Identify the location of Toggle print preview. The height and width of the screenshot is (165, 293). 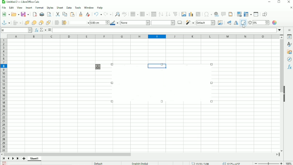
(49, 14).